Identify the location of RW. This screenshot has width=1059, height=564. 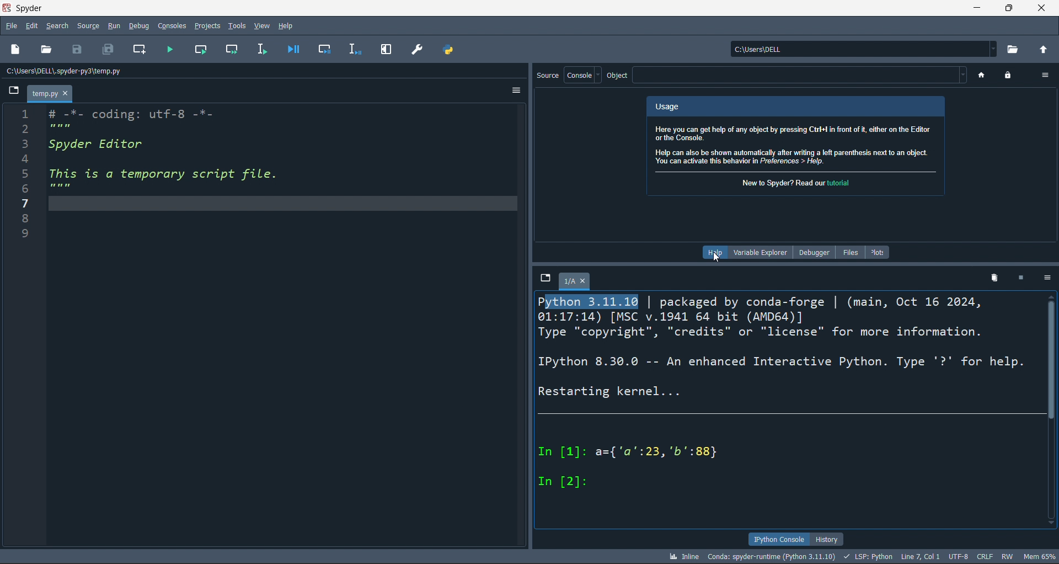
(1005, 556).